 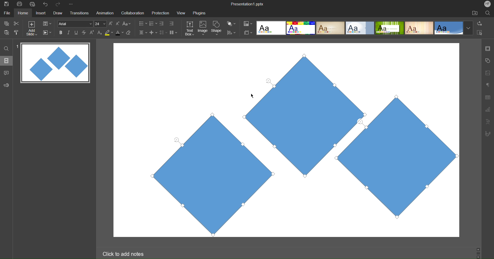 I want to click on support, so click(x=8, y=85).